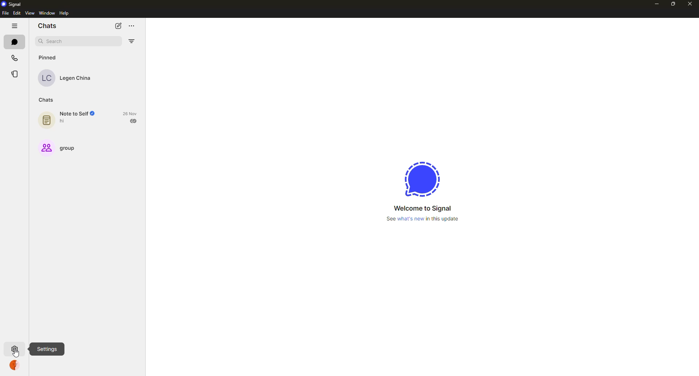 The width and height of the screenshot is (699, 376). What do you see at coordinates (134, 121) in the screenshot?
I see `sent` at bounding box center [134, 121].